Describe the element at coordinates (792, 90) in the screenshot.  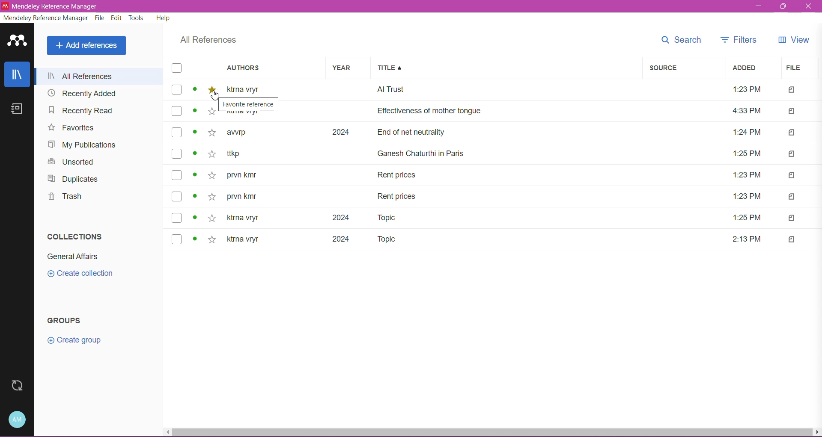
I see `Indicates file type` at that location.